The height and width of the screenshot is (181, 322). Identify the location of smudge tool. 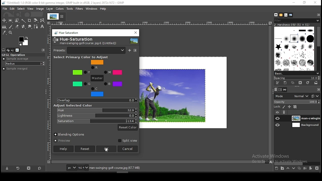
(31, 27).